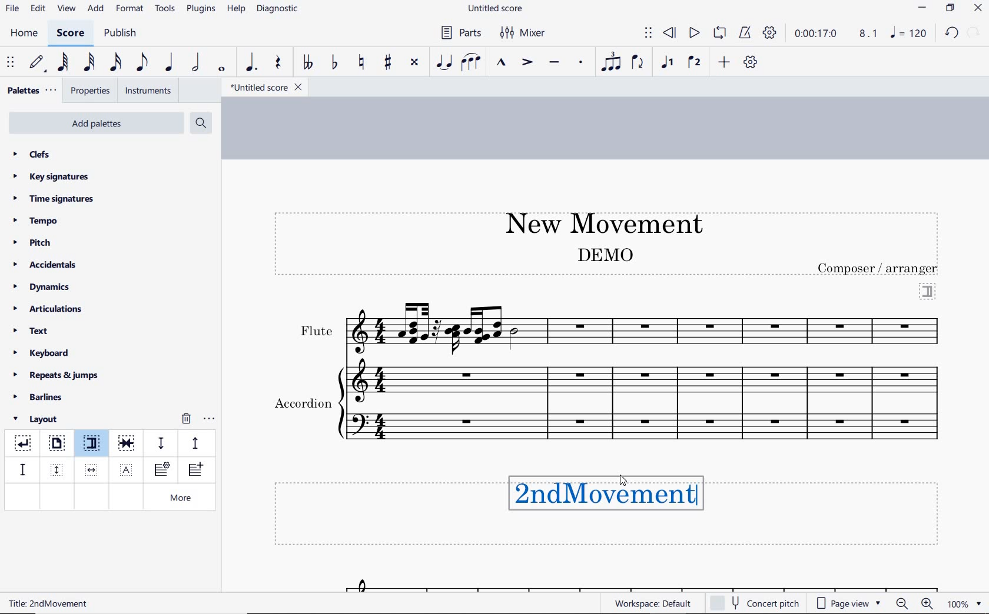 The width and height of the screenshot is (989, 614). What do you see at coordinates (161, 443) in the screenshot?
I see `staff spacer sown` at bounding box center [161, 443].